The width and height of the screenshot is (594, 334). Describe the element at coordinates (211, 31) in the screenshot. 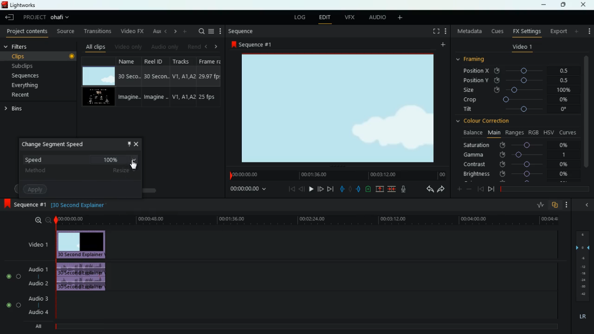

I see `menu` at that location.